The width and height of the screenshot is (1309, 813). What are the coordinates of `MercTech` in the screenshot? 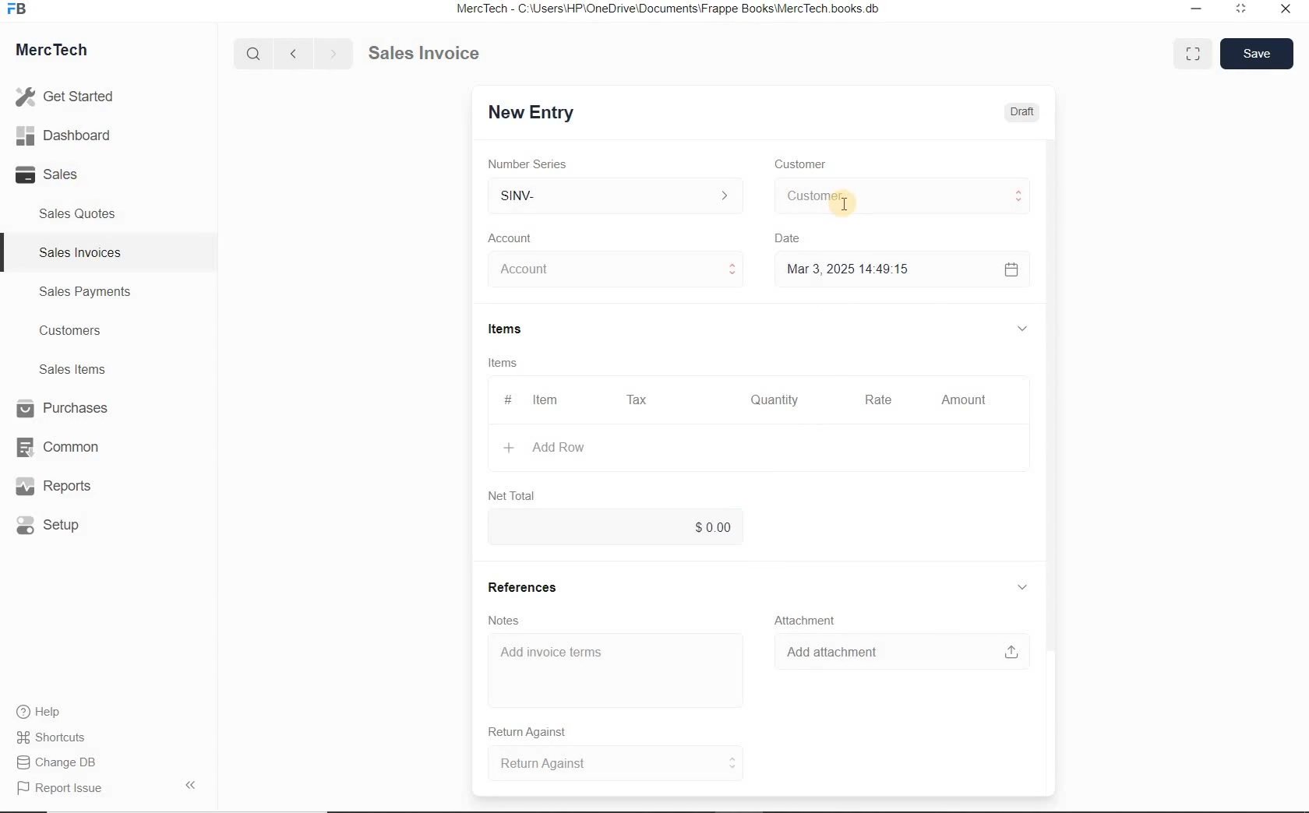 It's located at (59, 53).